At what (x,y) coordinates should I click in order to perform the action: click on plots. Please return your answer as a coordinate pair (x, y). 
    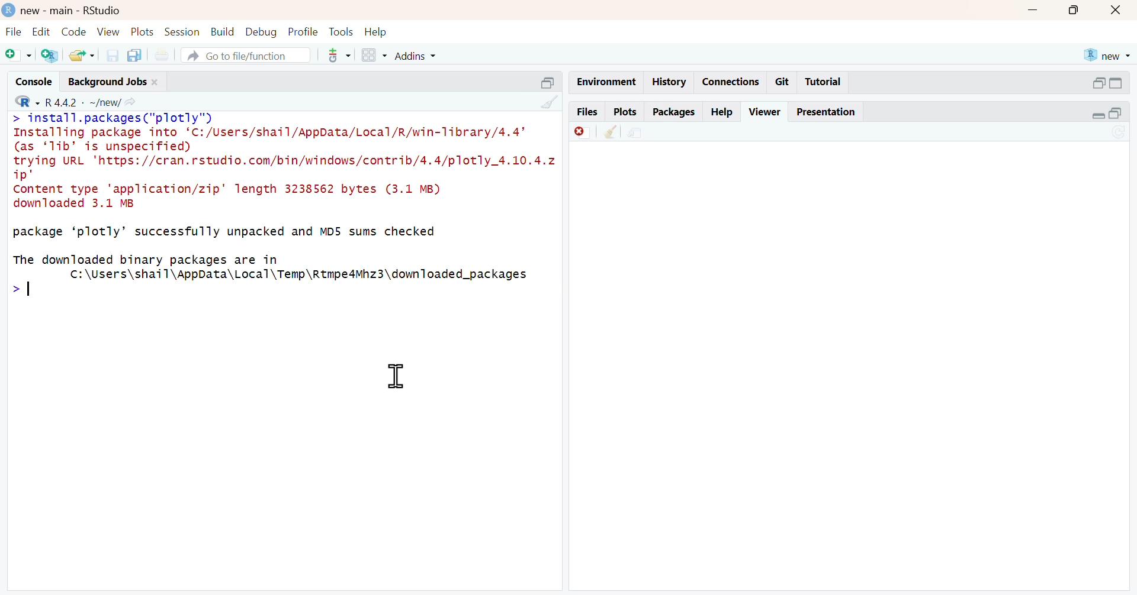
    Looking at the image, I should click on (625, 111).